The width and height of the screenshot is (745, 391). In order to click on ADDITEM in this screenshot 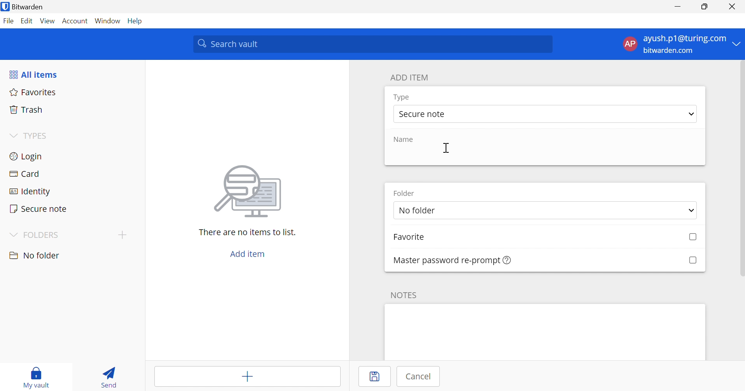, I will do `click(411, 77)`.